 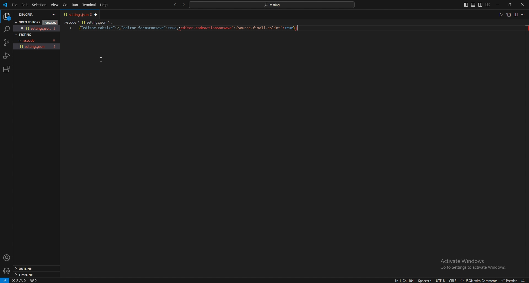 What do you see at coordinates (20, 281) in the screenshot?
I see `errors` at bounding box center [20, 281].